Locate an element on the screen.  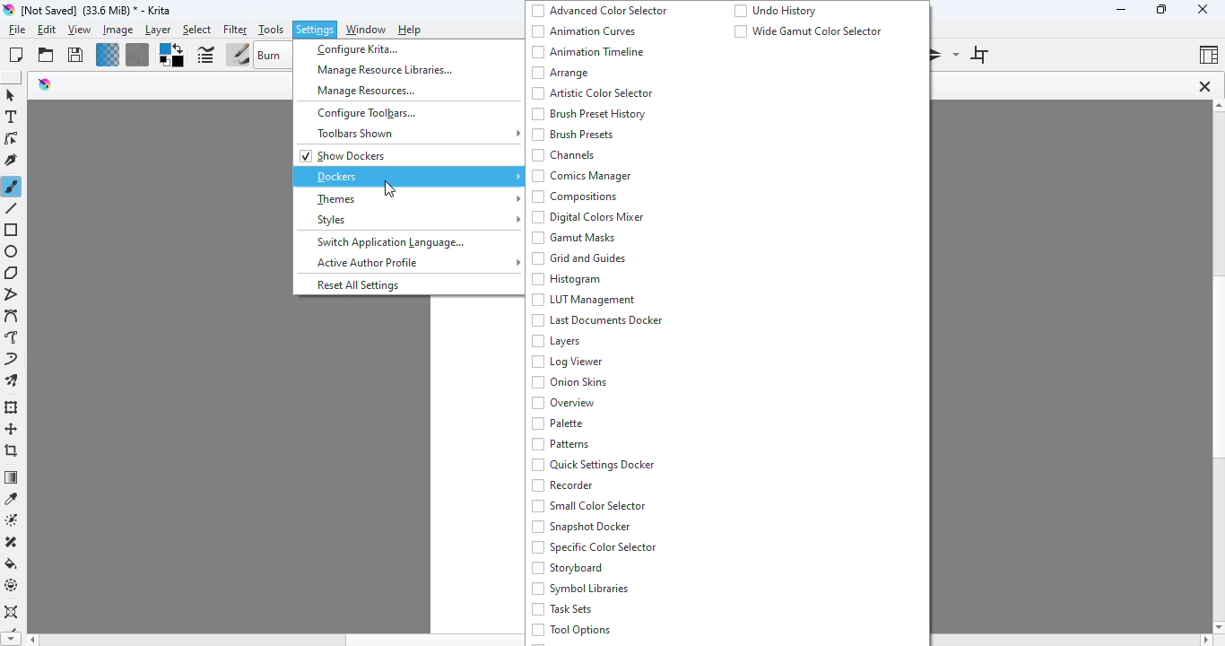
line tool is located at coordinates (13, 208).